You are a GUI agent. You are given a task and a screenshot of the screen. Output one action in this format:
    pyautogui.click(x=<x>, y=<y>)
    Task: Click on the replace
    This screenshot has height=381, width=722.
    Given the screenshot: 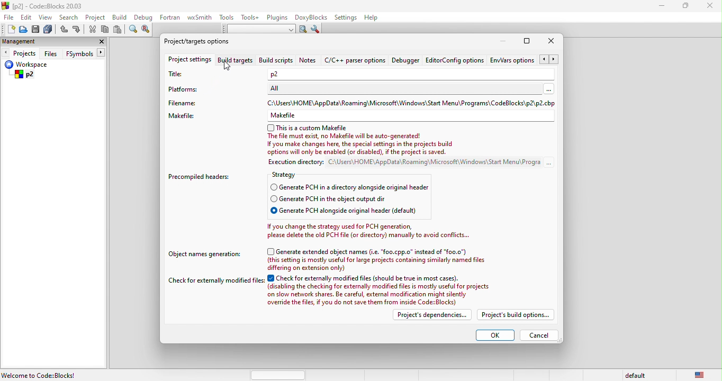 What is the action you would take?
    pyautogui.click(x=148, y=30)
    